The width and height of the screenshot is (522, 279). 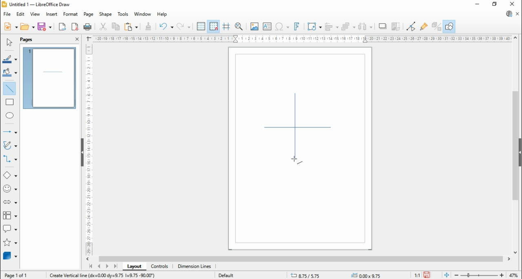 What do you see at coordinates (297, 27) in the screenshot?
I see `insert fontwork text` at bounding box center [297, 27].